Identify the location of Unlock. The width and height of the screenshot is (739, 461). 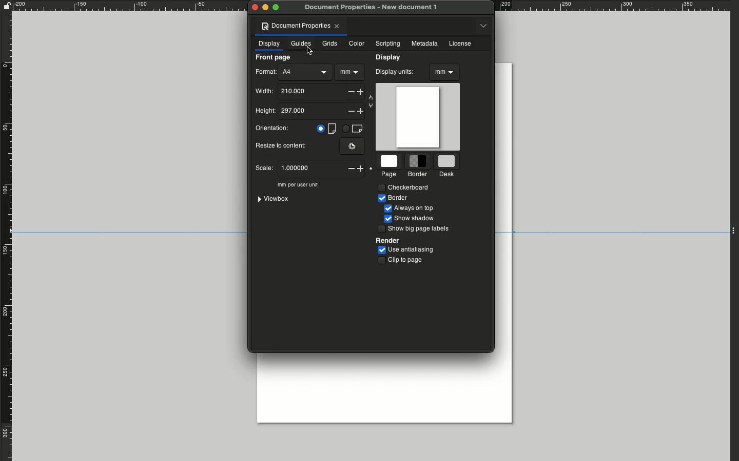
(7, 5).